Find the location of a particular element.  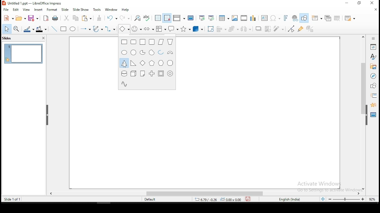

save is located at coordinates (34, 18).